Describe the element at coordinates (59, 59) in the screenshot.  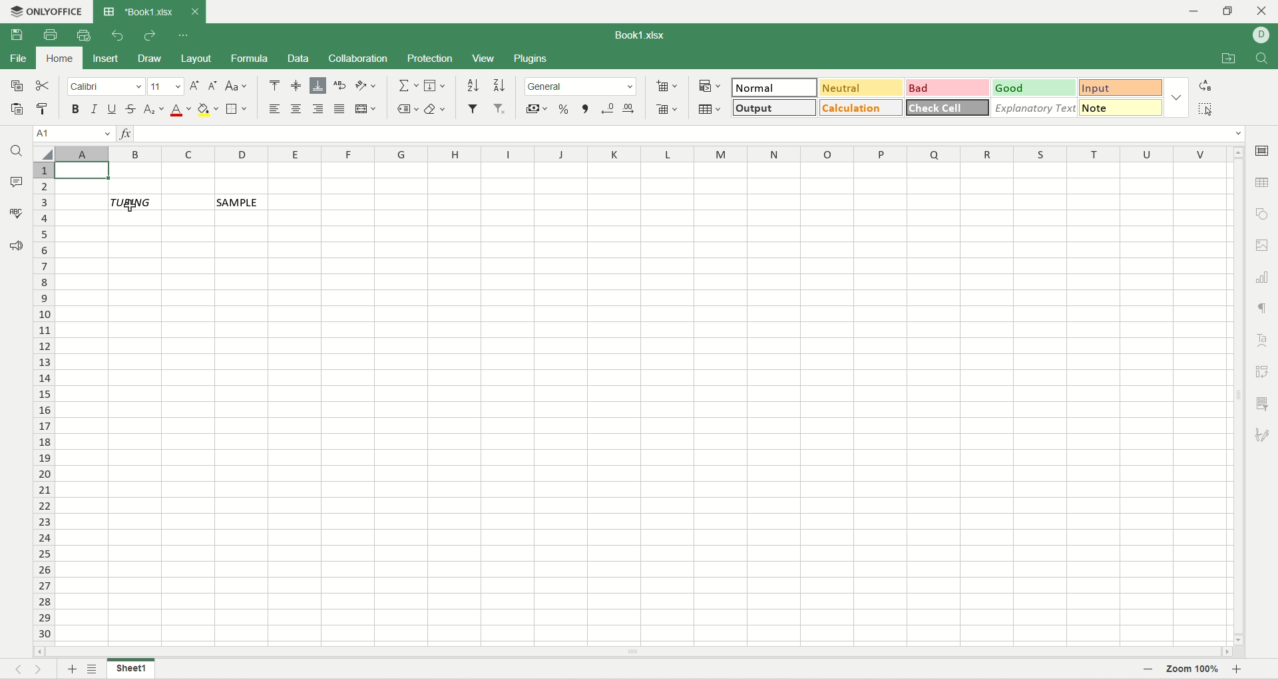
I see `home` at that location.